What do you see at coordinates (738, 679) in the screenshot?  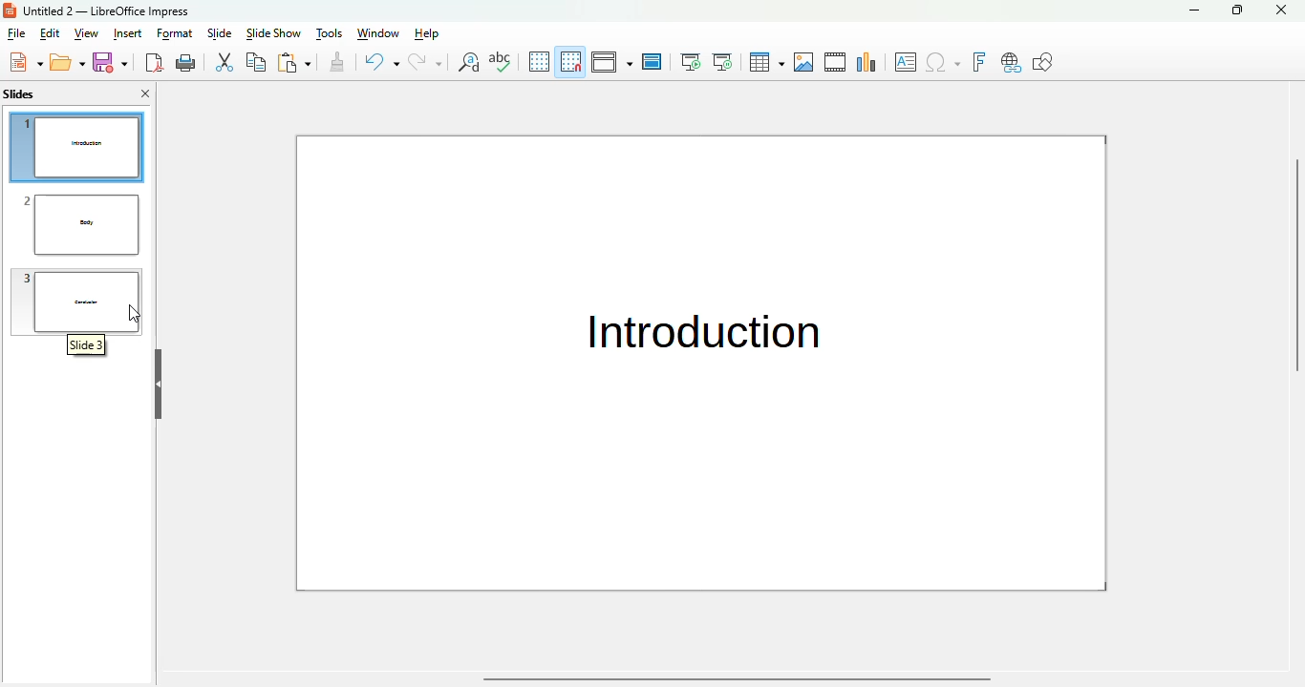 I see `horizontal scroll bar` at bounding box center [738, 679].